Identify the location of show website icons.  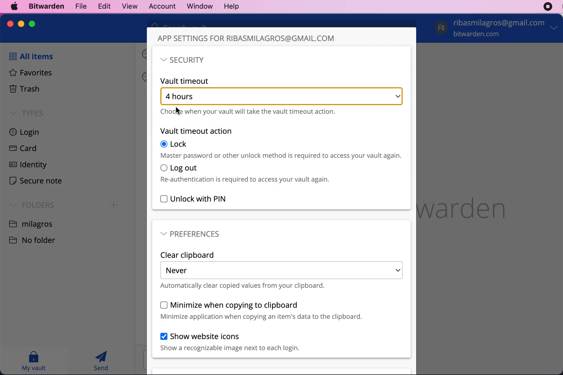
(230, 342).